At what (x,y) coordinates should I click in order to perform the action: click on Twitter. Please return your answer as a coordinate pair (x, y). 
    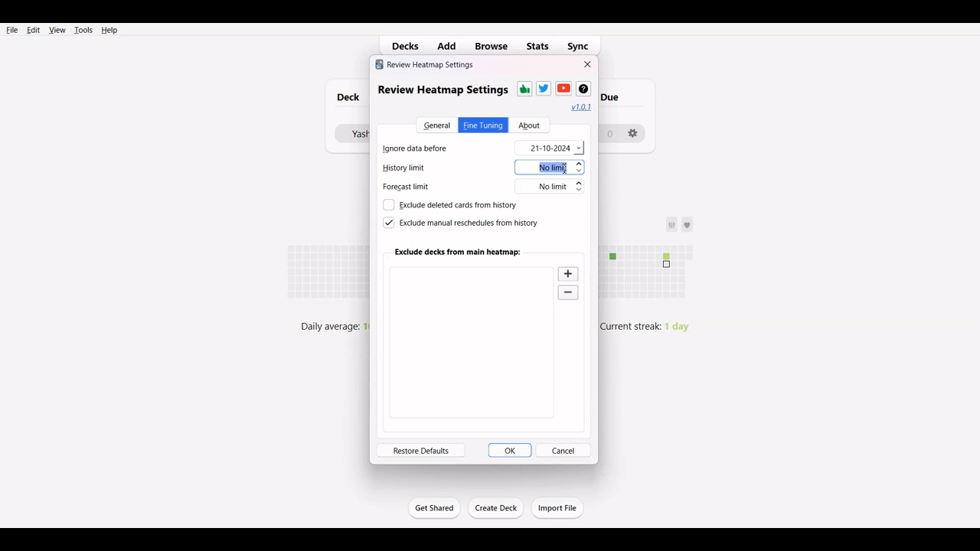
    Looking at the image, I should click on (544, 88).